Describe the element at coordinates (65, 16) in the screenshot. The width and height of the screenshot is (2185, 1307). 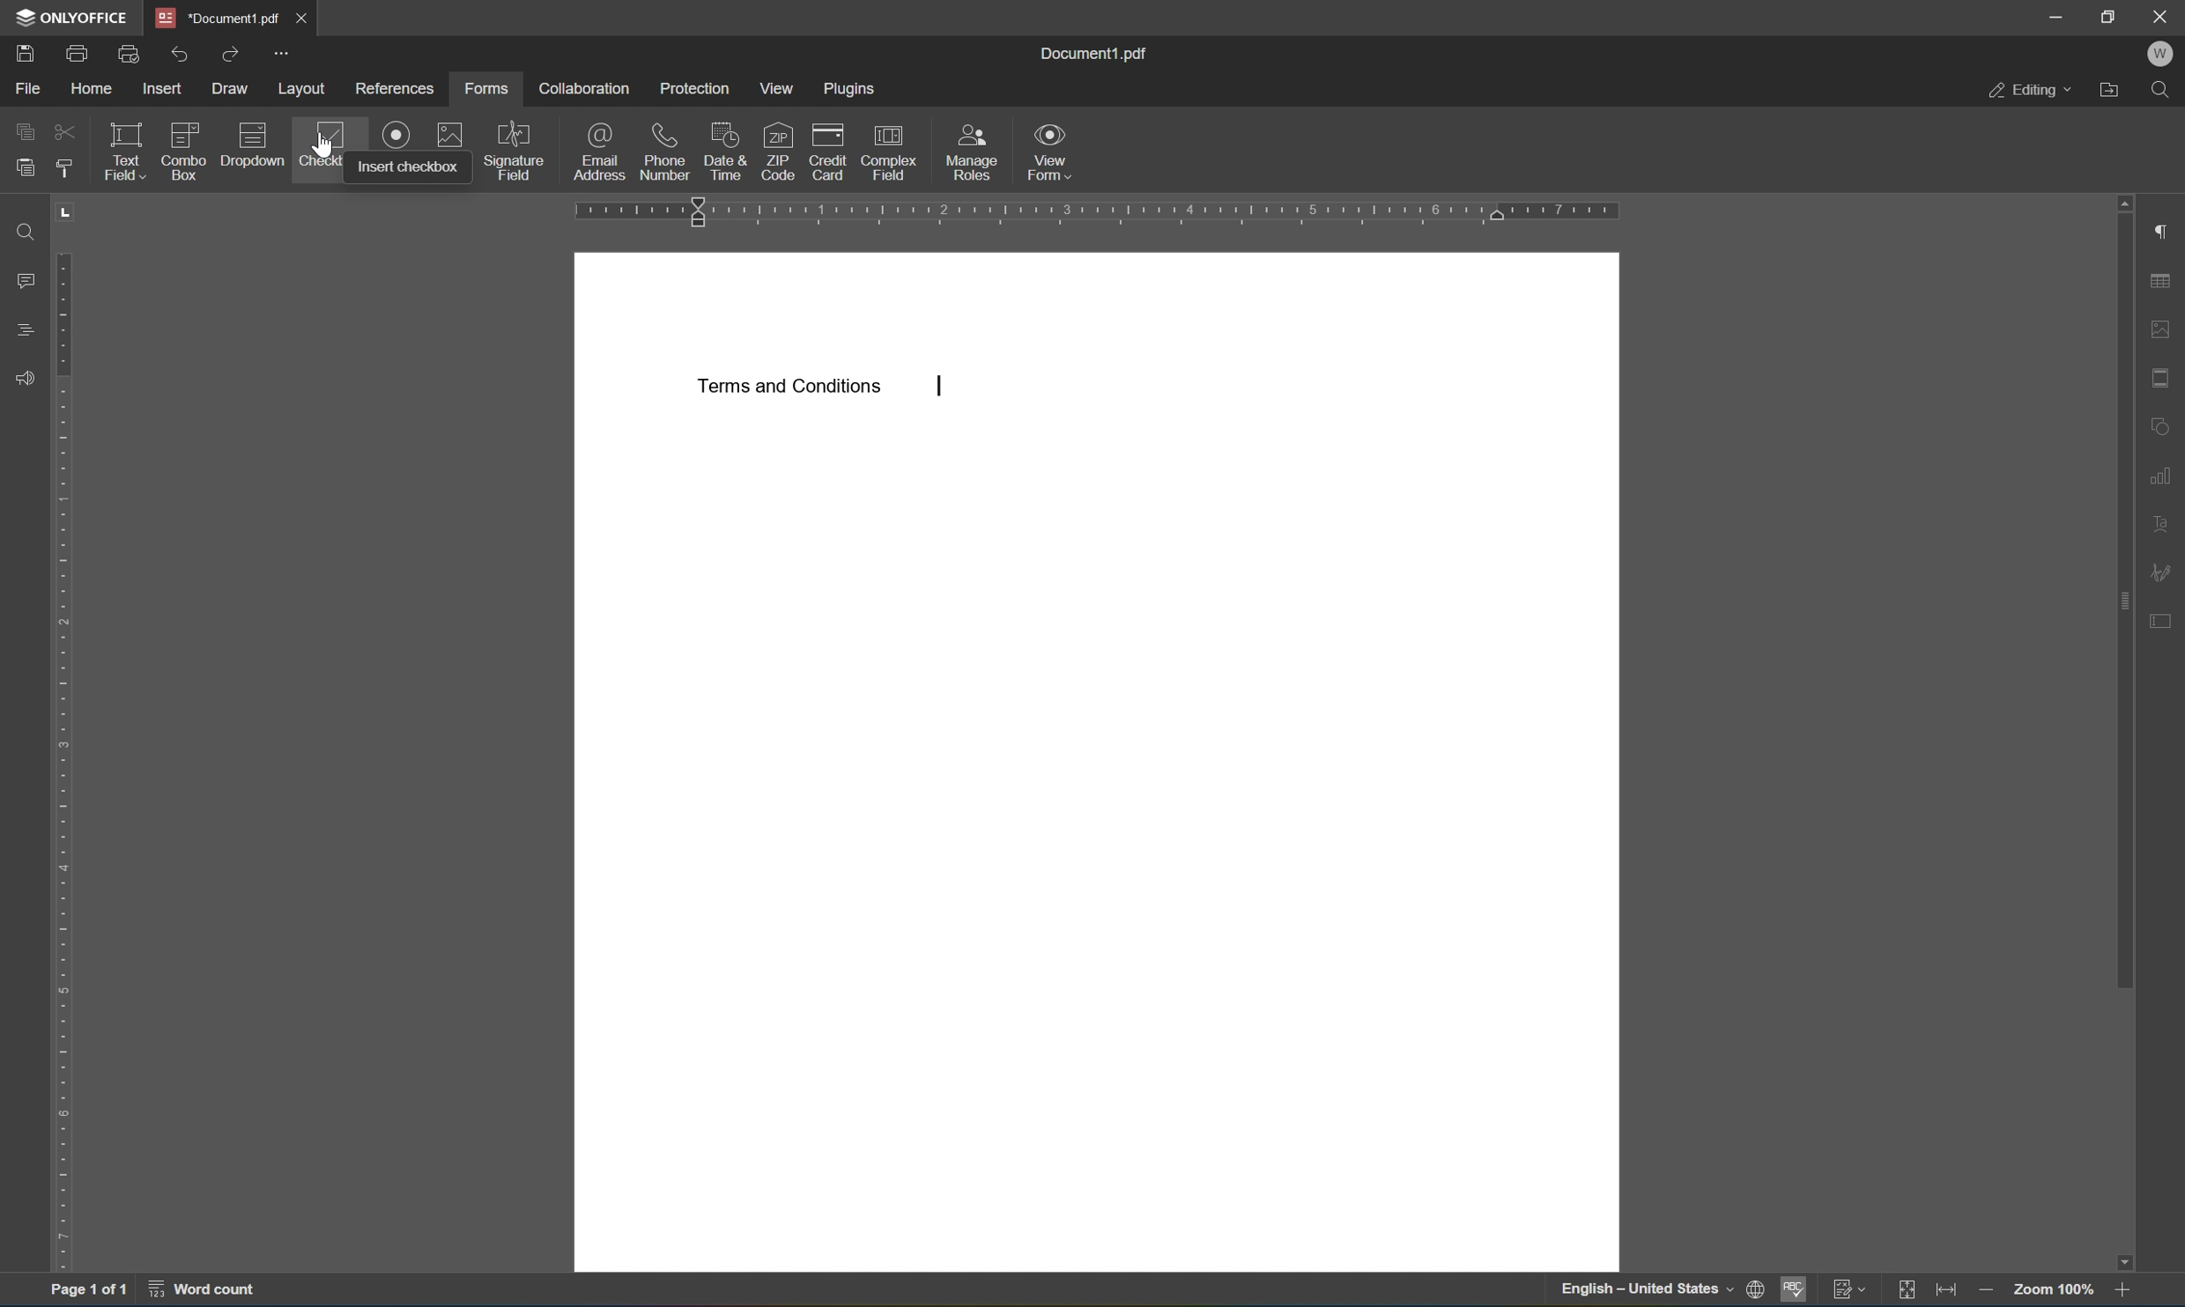
I see `ONLYOFFICE` at that location.